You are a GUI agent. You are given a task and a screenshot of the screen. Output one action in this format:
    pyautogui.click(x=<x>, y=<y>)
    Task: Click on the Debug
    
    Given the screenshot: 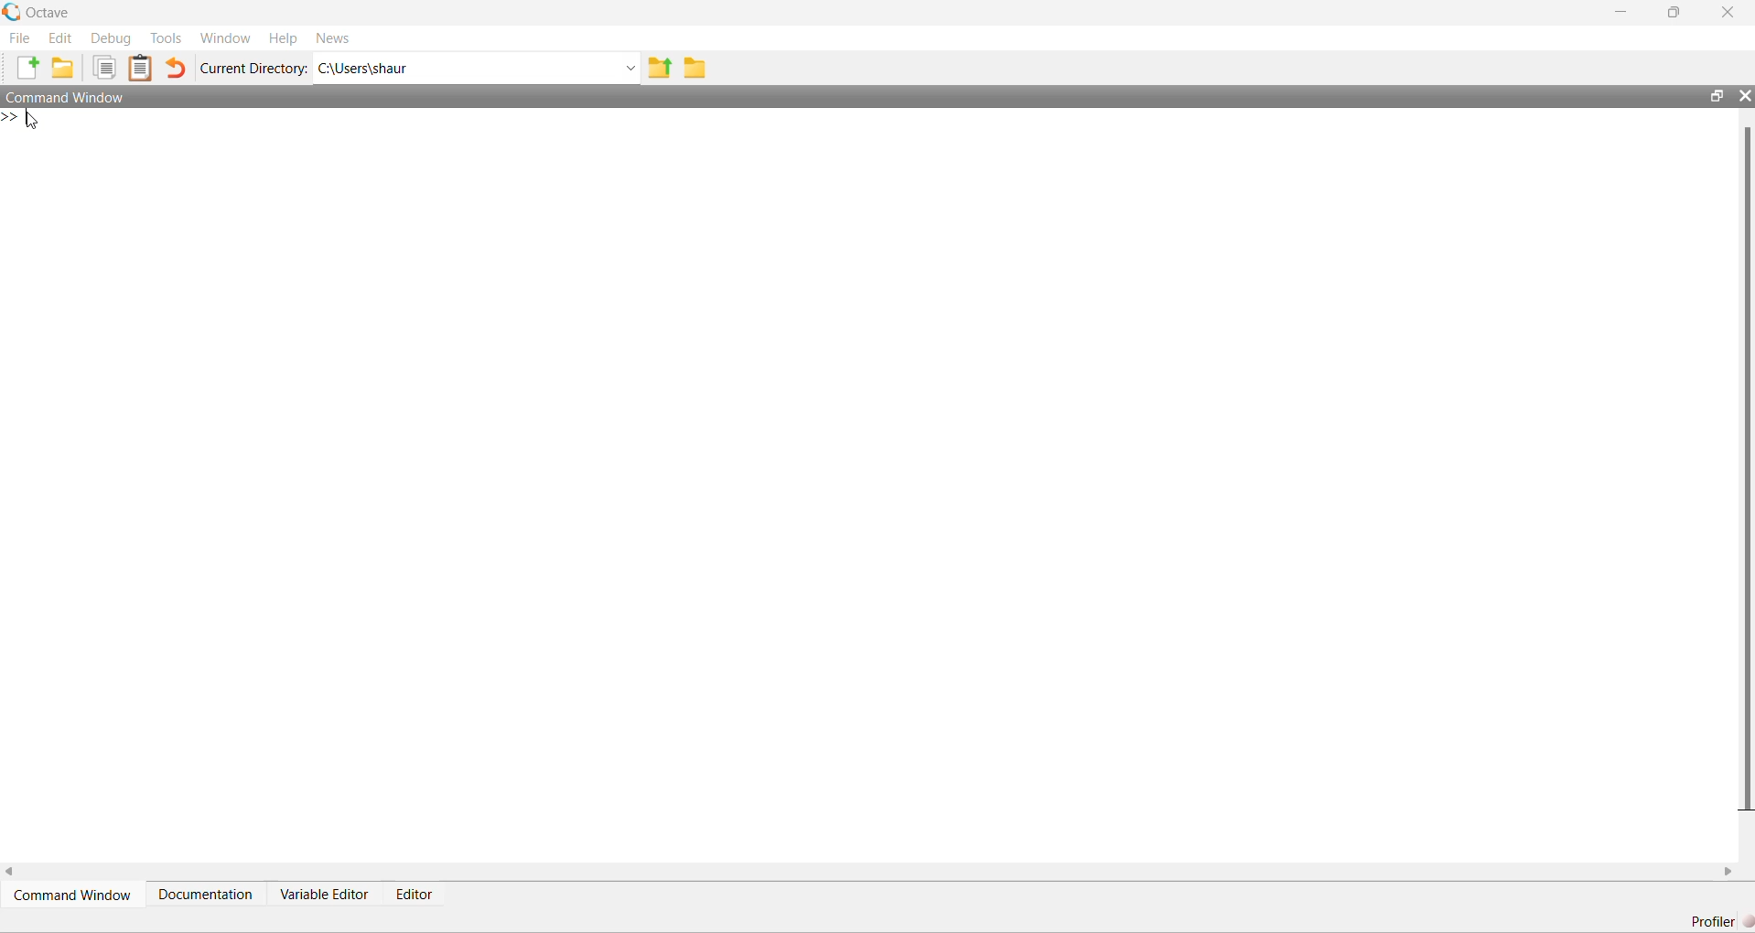 What is the action you would take?
    pyautogui.click(x=113, y=38)
    